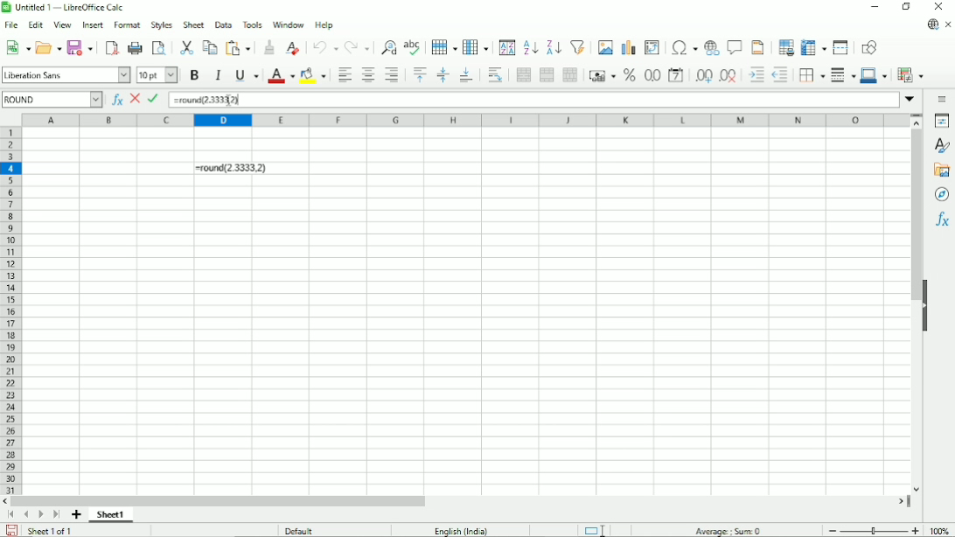 The height and width of the screenshot is (537, 955). Describe the element at coordinates (943, 146) in the screenshot. I see `Styles` at that location.